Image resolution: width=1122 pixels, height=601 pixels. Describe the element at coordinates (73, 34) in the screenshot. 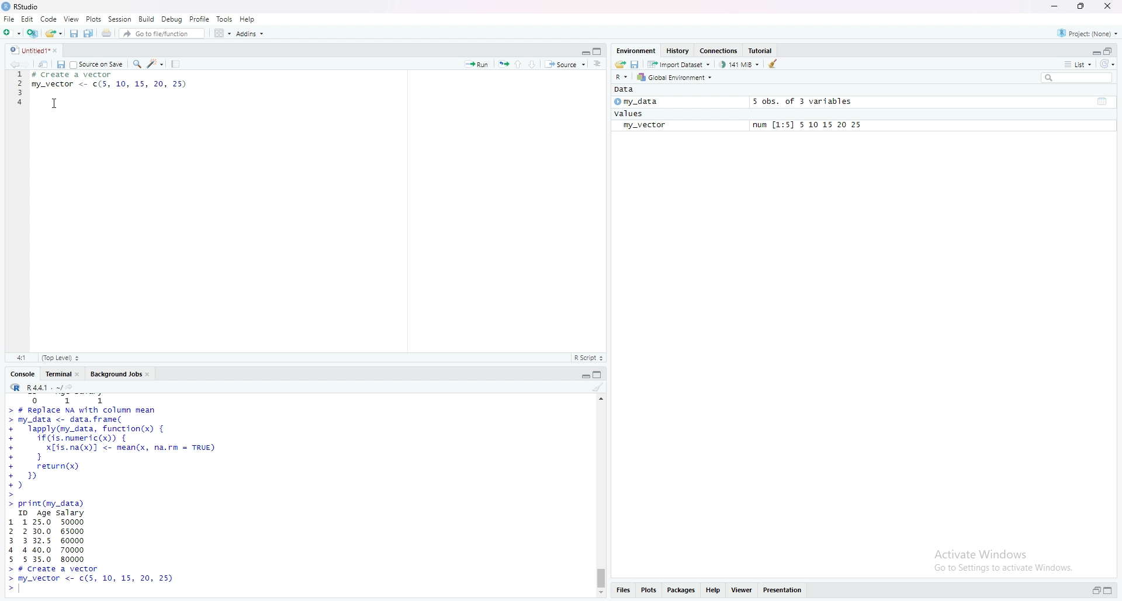

I see `save current document` at that location.